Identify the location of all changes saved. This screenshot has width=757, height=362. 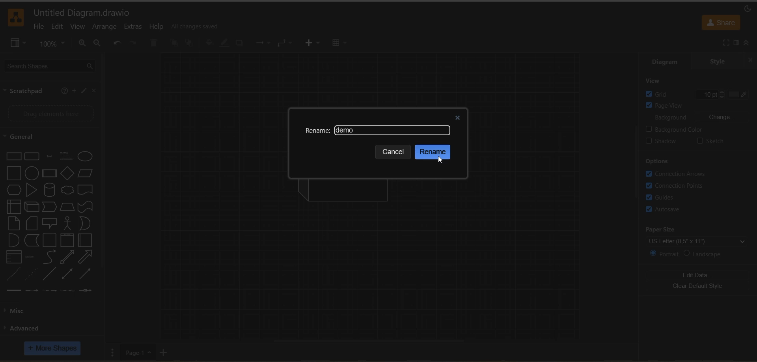
(196, 26).